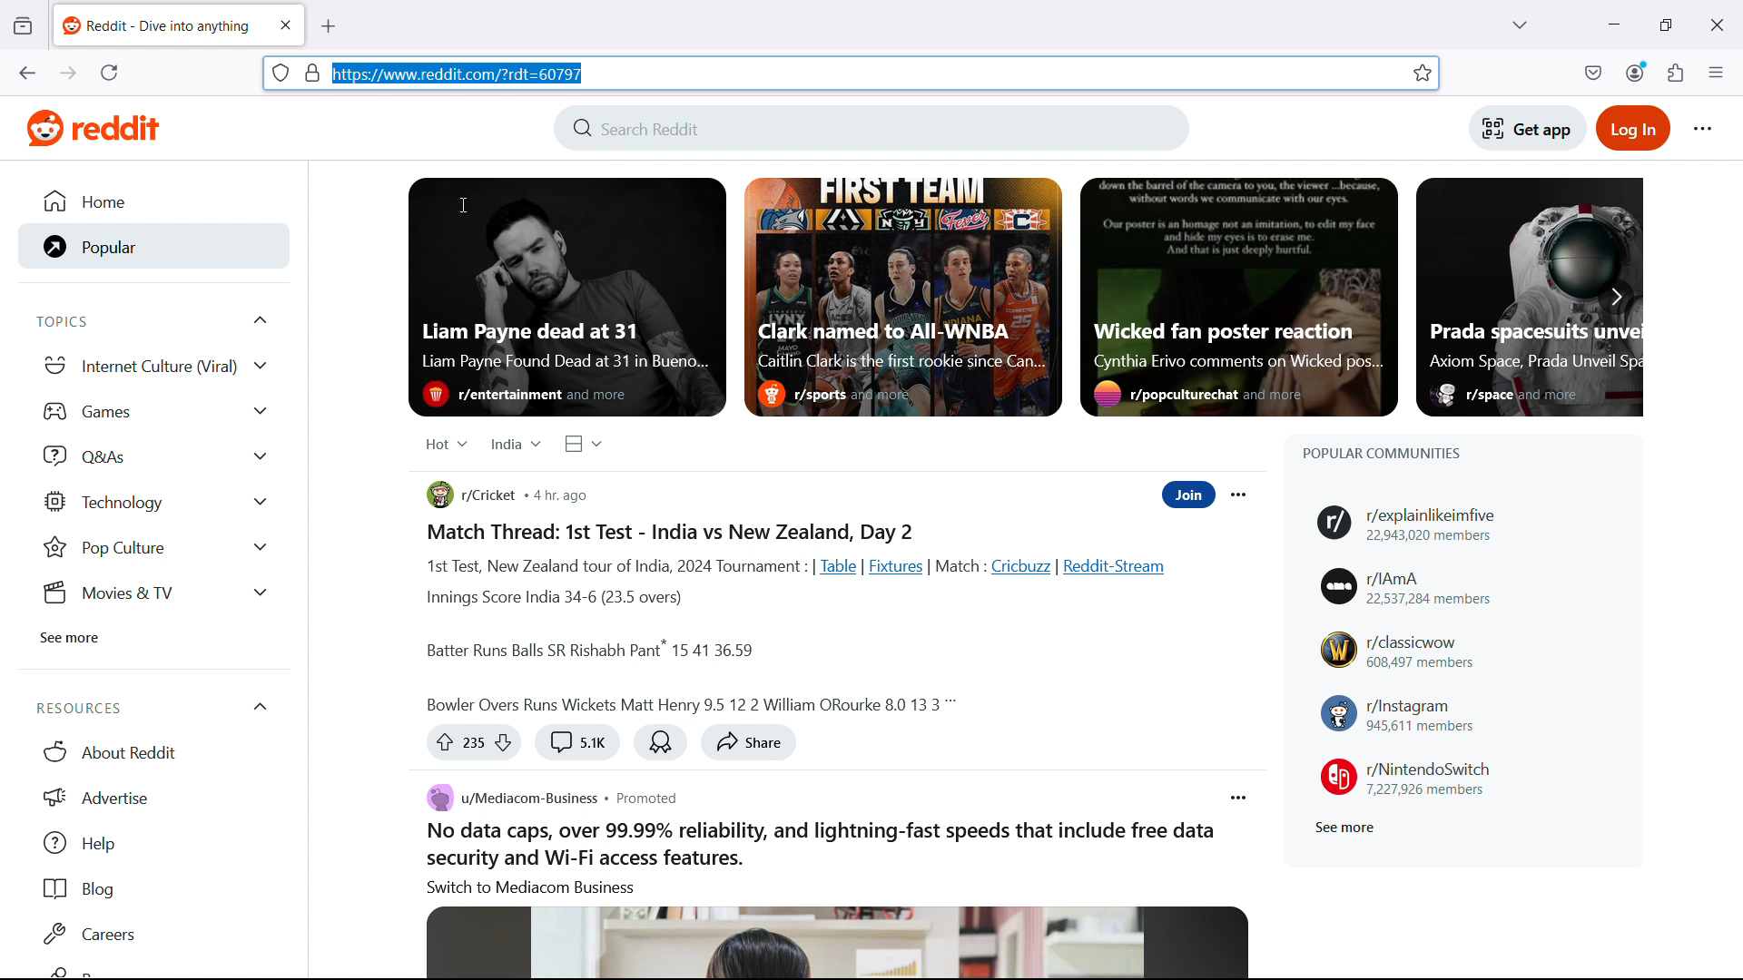  What do you see at coordinates (1637, 71) in the screenshot?
I see `account` at bounding box center [1637, 71].